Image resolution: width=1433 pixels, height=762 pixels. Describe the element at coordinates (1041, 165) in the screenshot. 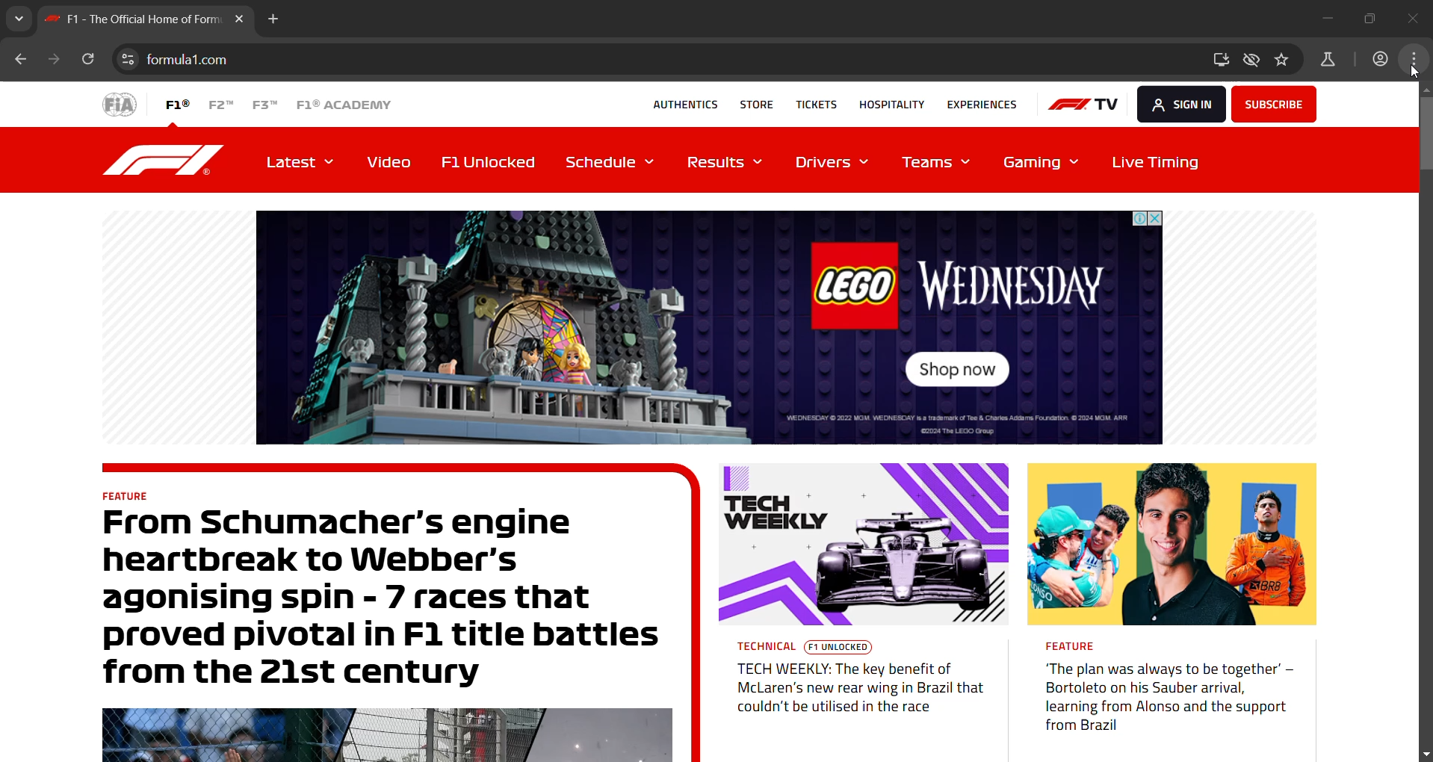

I see `Gaming` at that location.